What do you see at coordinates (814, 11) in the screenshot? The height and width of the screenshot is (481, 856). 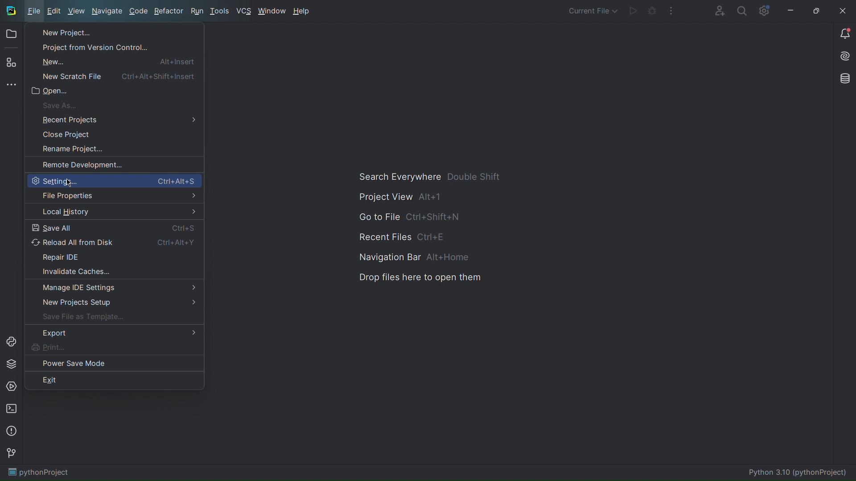 I see `Maximize` at bounding box center [814, 11].